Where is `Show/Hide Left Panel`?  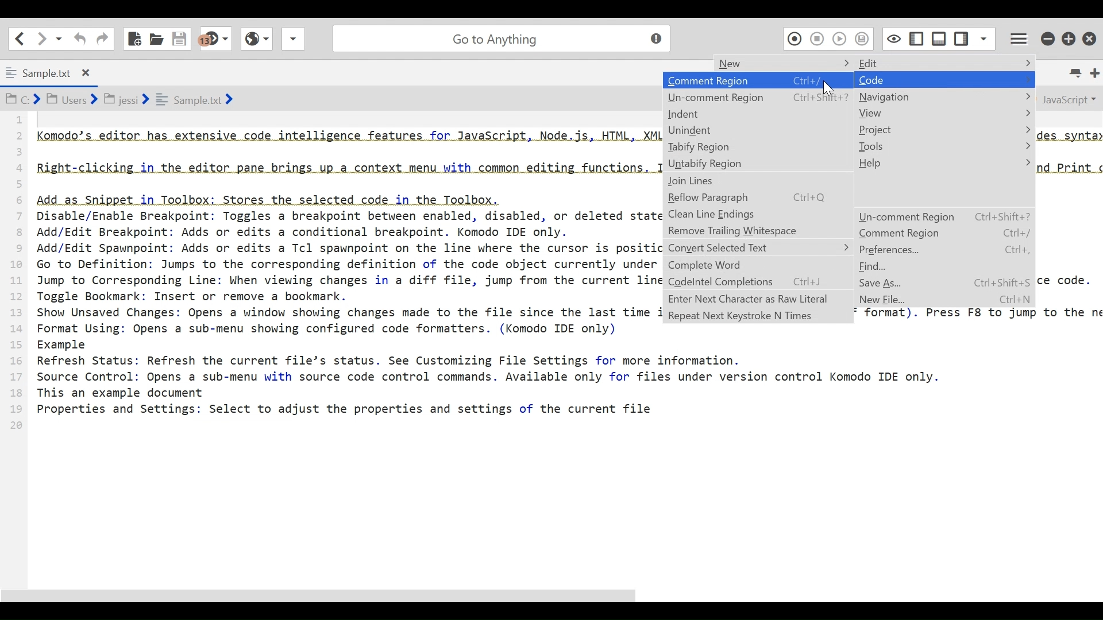
Show/Hide Left Panel is located at coordinates (962, 36).